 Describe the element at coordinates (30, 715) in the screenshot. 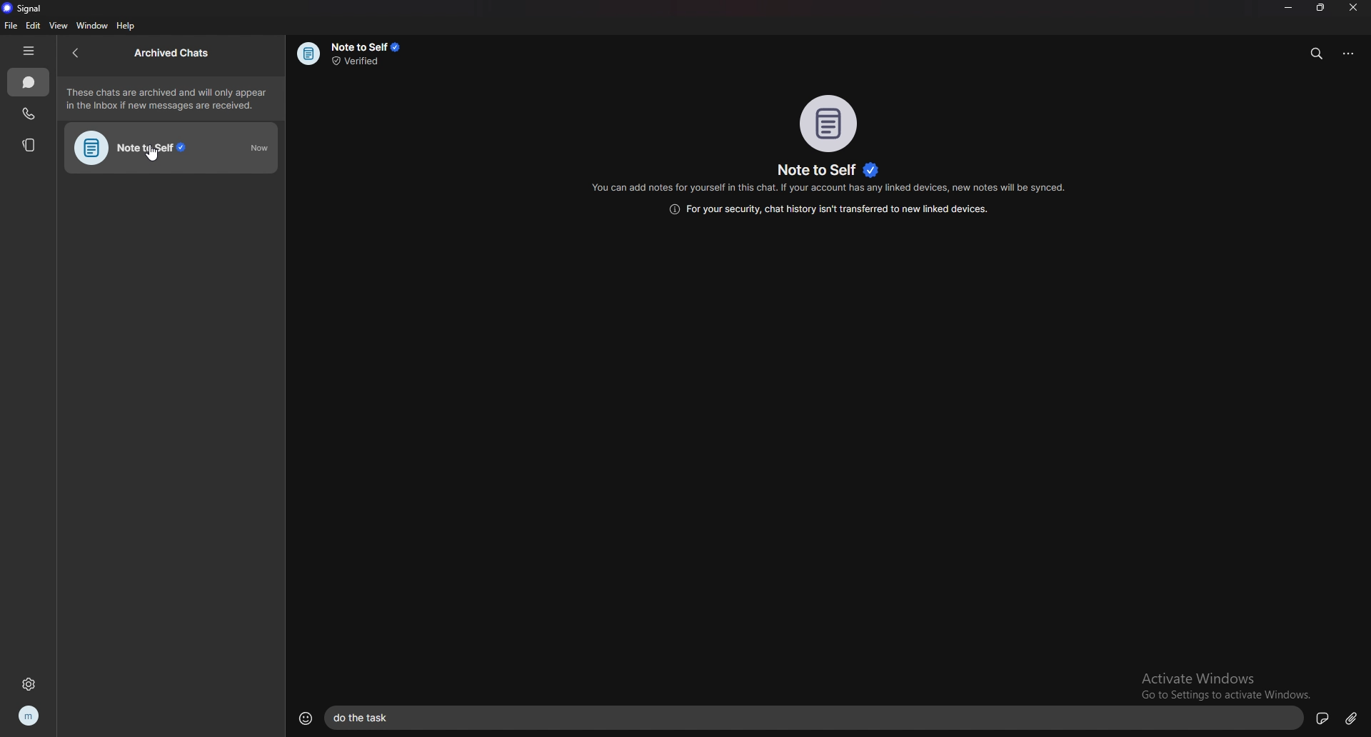

I see `profile` at that location.